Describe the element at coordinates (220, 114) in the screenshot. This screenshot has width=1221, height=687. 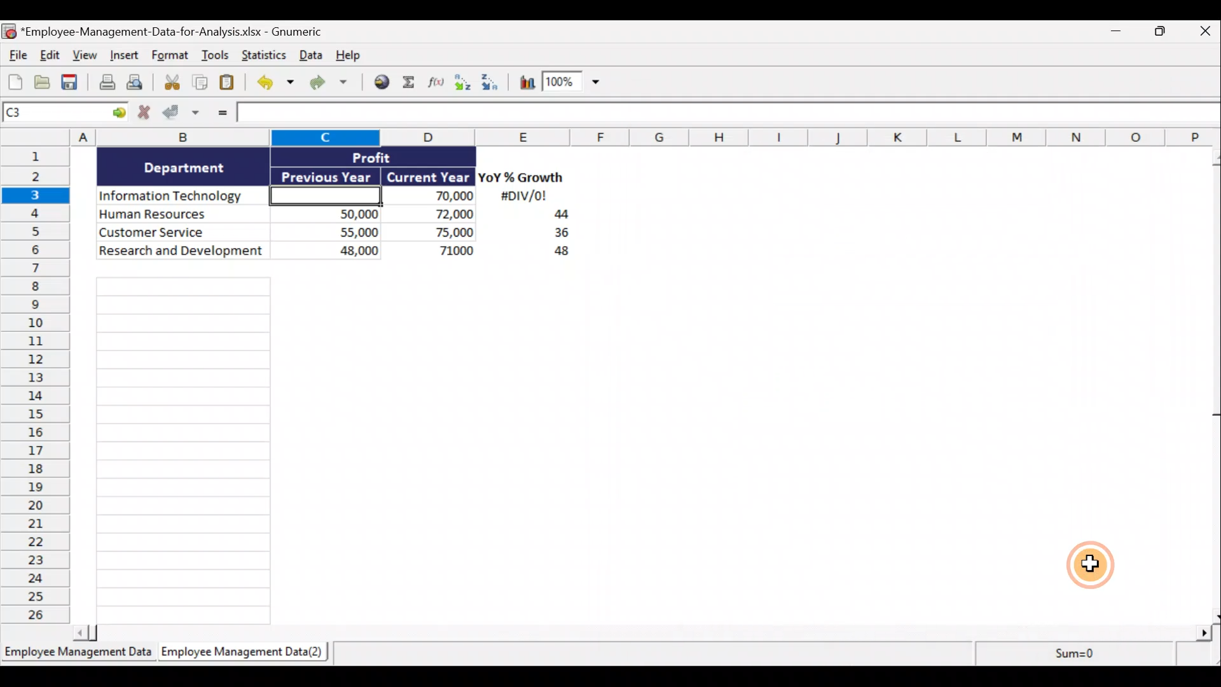
I see `Enter formula` at that location.